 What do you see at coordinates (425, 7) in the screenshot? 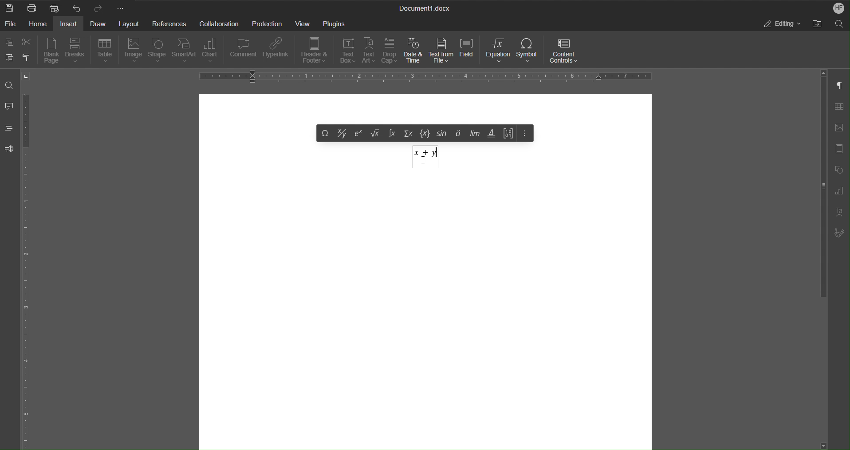
I see `Document Title` at bounding box center [425, 7].